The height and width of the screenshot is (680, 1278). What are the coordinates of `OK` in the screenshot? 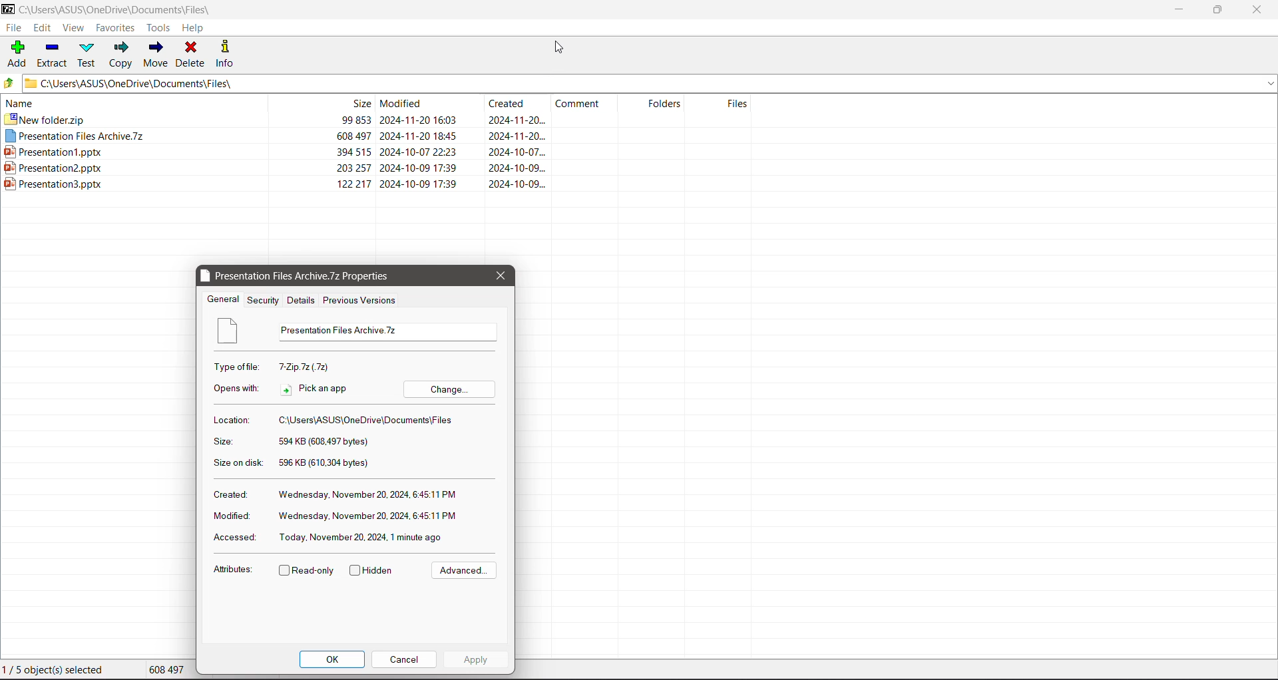 It's located at (333, 659).